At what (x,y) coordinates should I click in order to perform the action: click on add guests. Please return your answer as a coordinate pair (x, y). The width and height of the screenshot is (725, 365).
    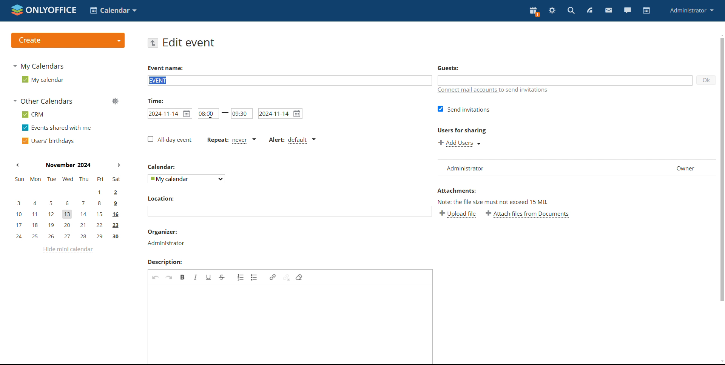
    Looking at the image, I should click on (565, 81).